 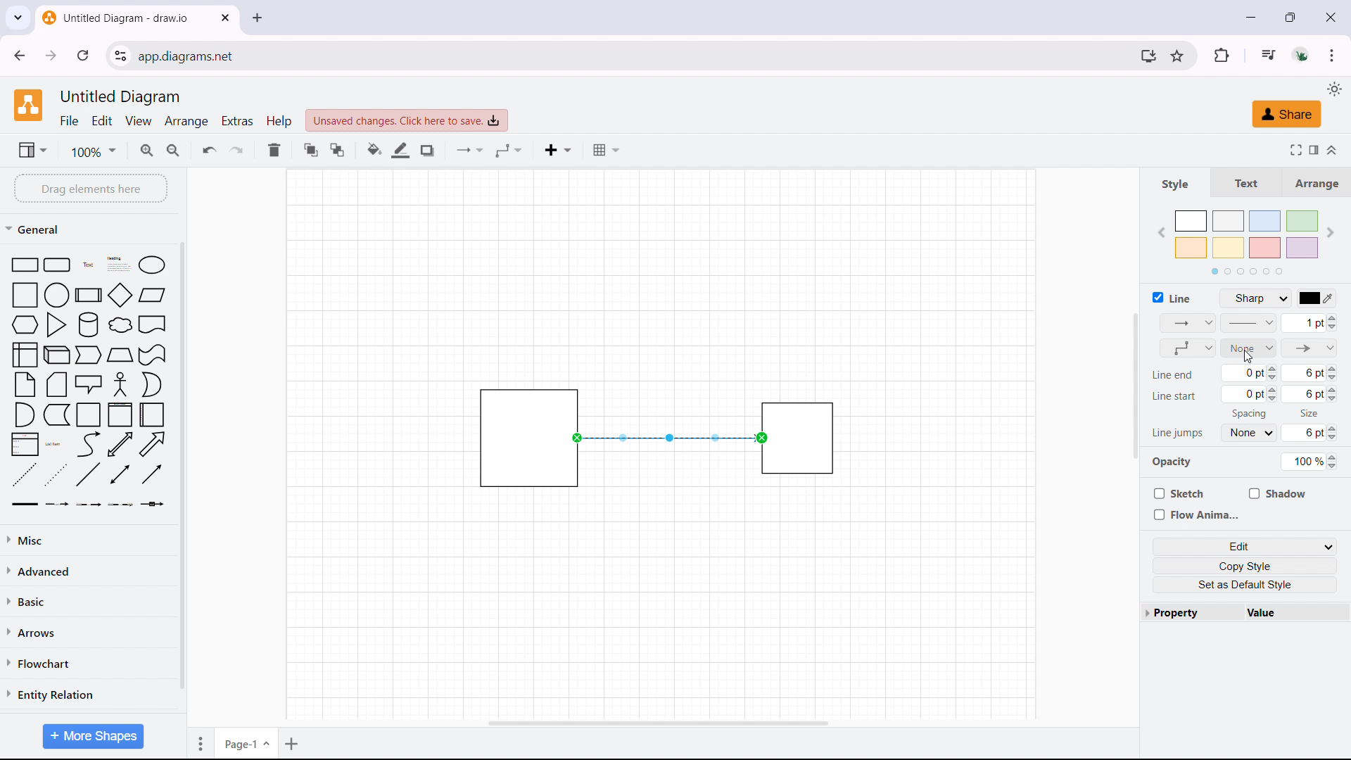 I want to click on Opacity, so click(x=1172, y=462).